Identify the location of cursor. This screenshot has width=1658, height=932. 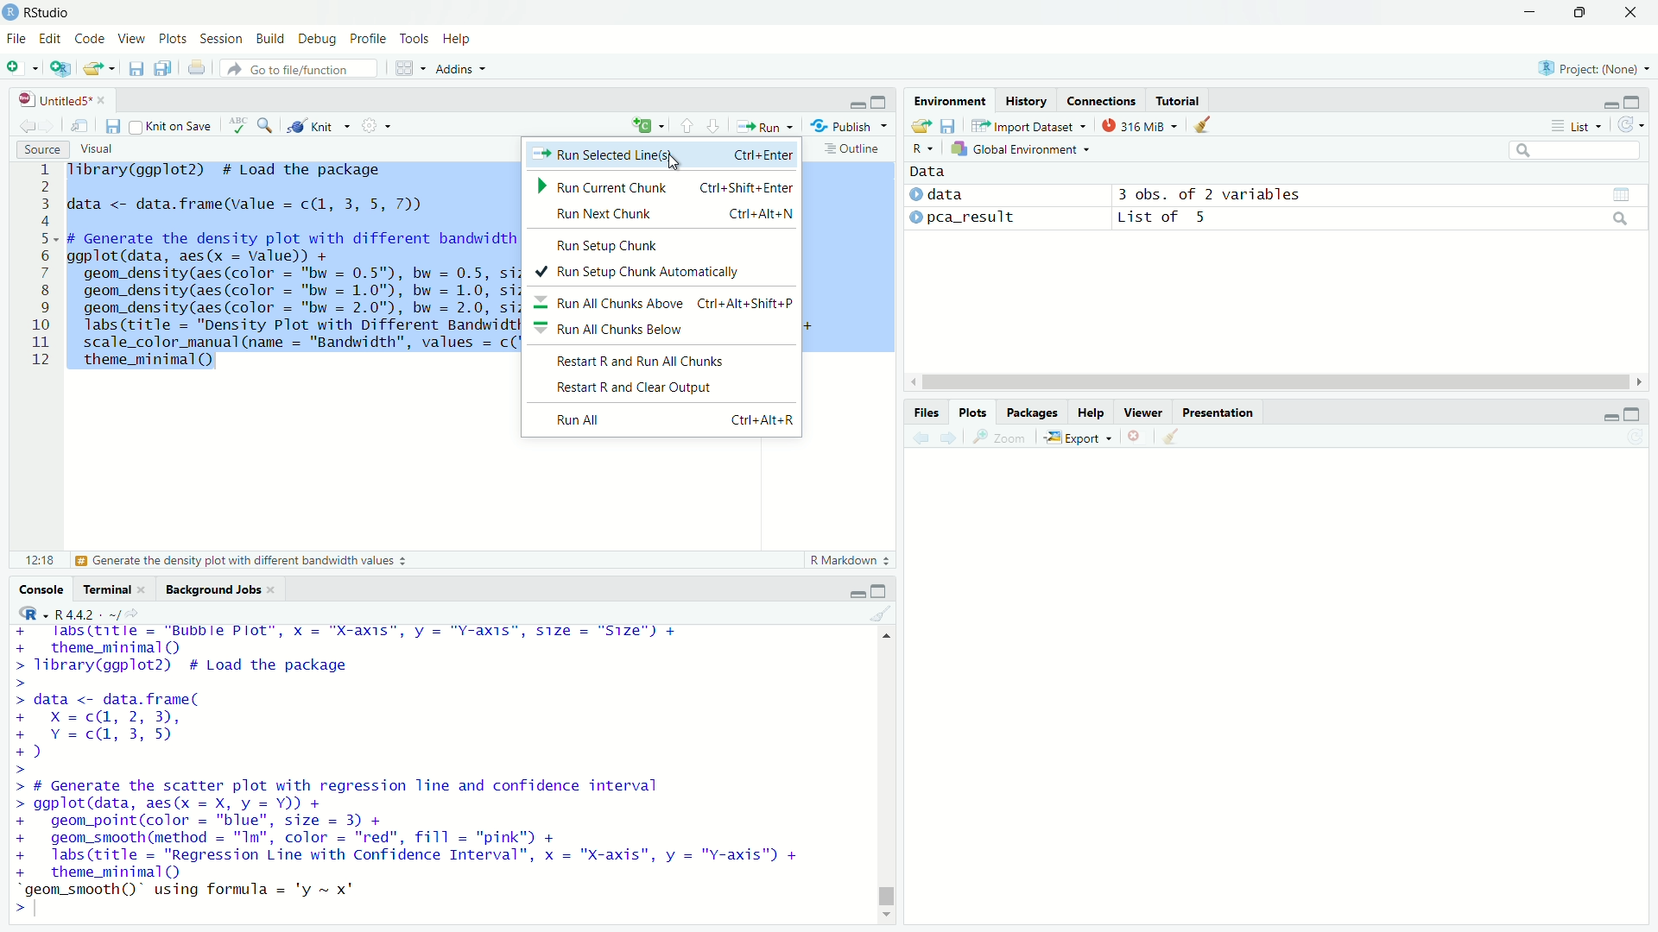
(674, 161).